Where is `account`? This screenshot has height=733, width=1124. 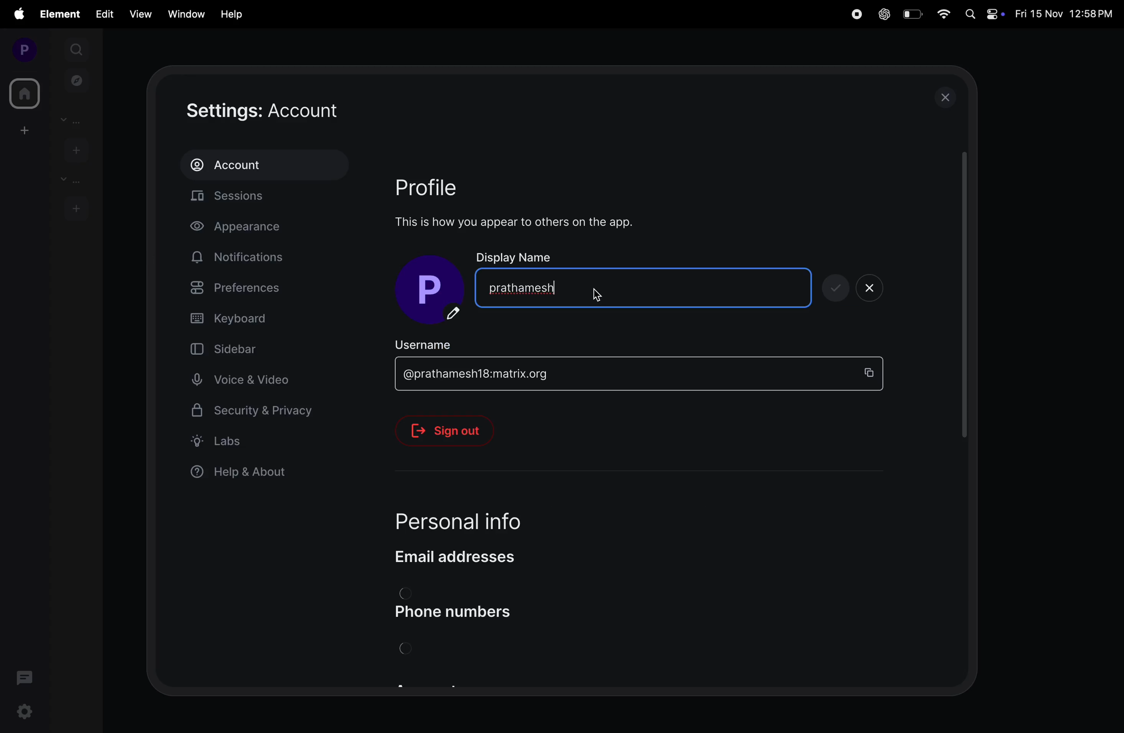 account is located at coordinates (264, 165).